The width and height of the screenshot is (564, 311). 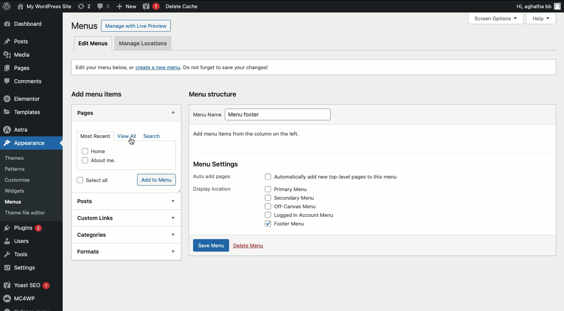 I want to click on  Yoast SEO , so click(x=31, y=286).